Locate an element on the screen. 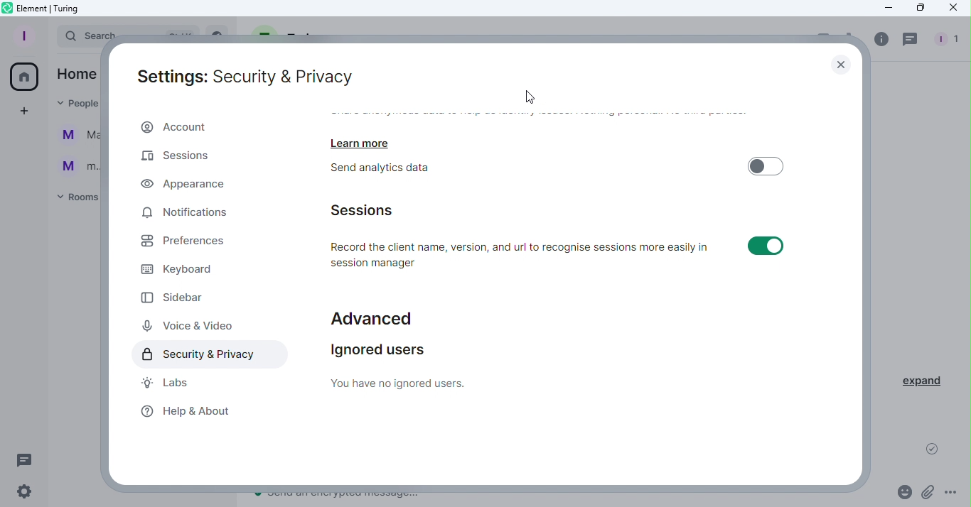 The width and height of the screenshot is (971, 507). Settings is located at coordinates (28, 494).